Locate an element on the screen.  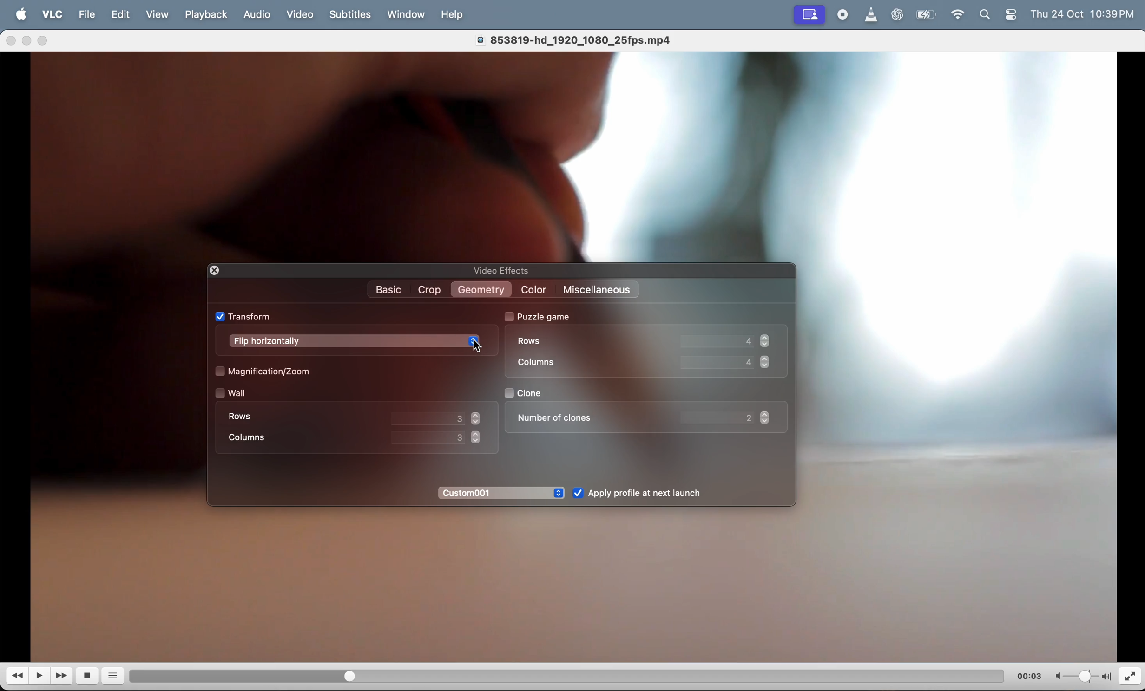
check box is located at coordinates (509, 316).